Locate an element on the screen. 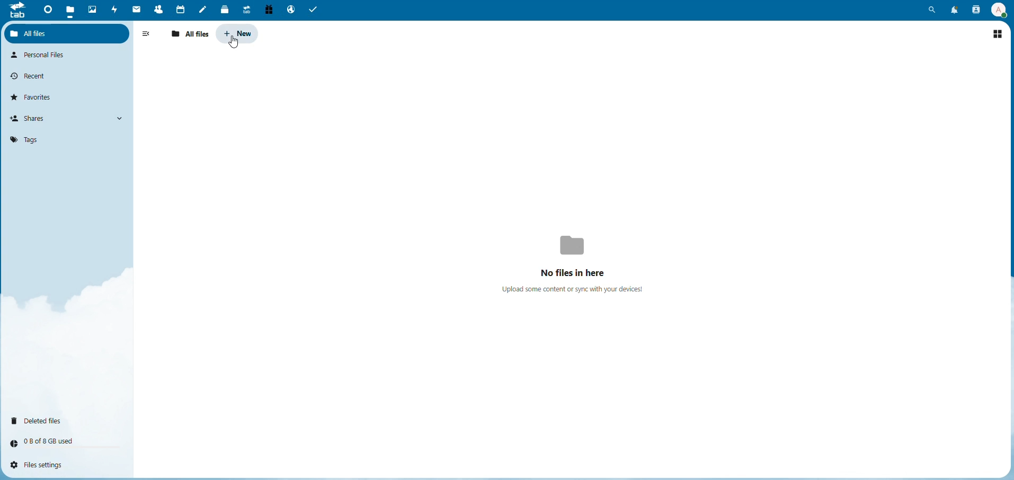 The width and height of the screenshot is (1014, 480). All Files is located at coordinates (191, 34).